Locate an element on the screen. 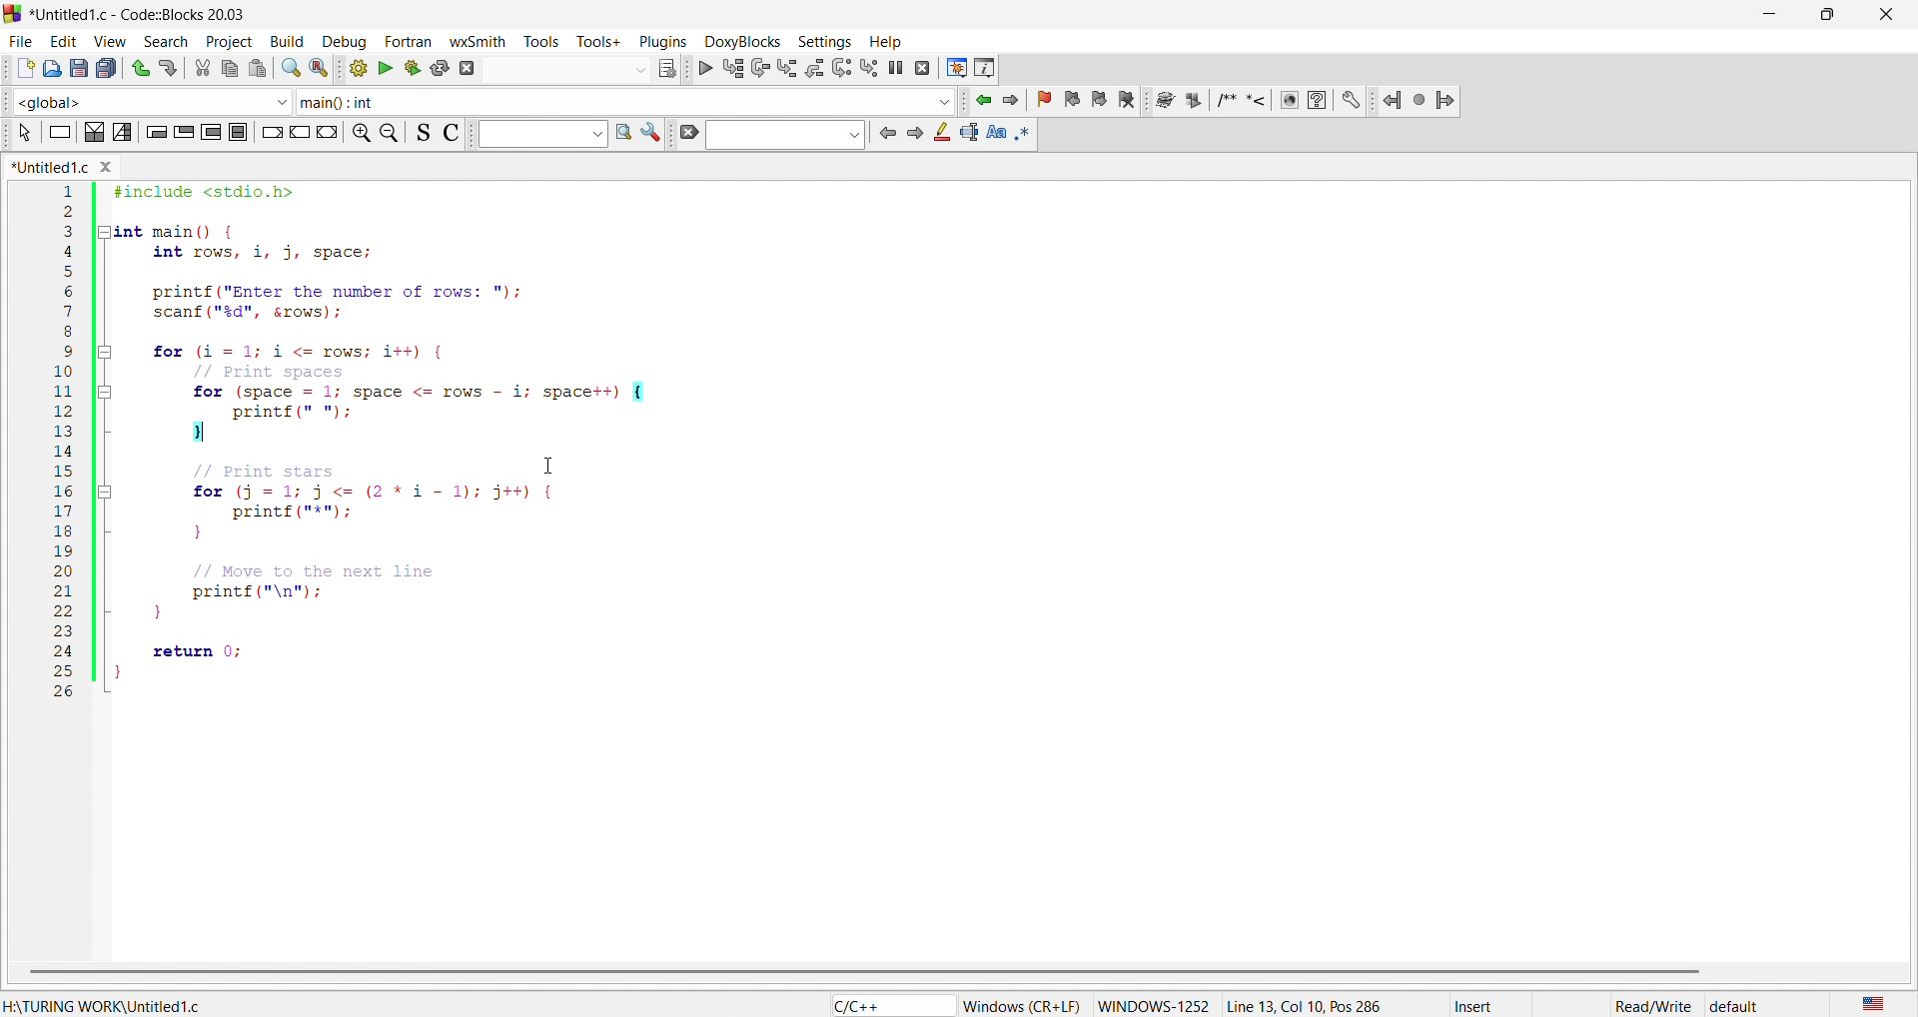 The height and width of the screenshot is (1017, 1918). jump back is located at coordinates (1392, 101).